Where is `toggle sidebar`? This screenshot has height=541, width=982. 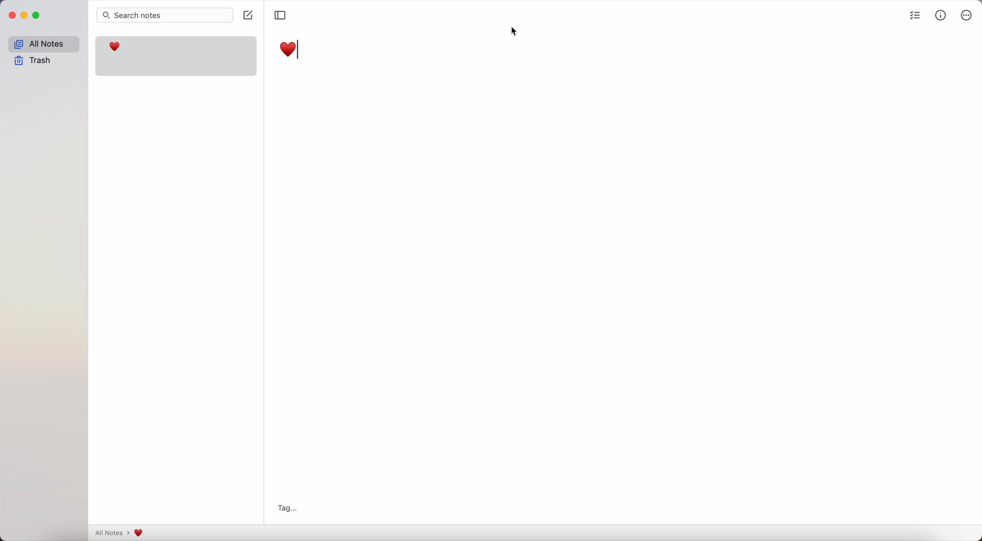 toggle sidebar is located at coordinates (281, 15).